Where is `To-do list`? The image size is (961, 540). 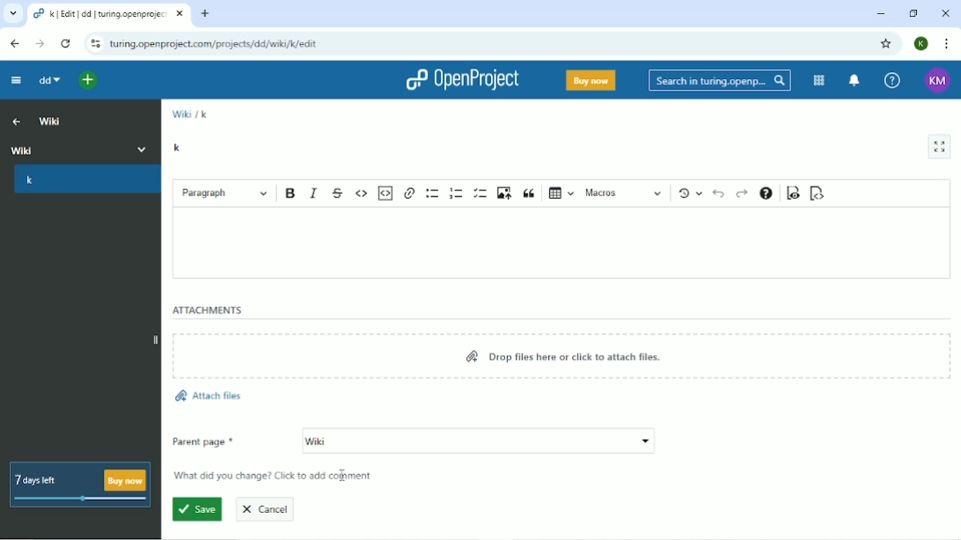 To-do list is located at coordinates (480, 193).